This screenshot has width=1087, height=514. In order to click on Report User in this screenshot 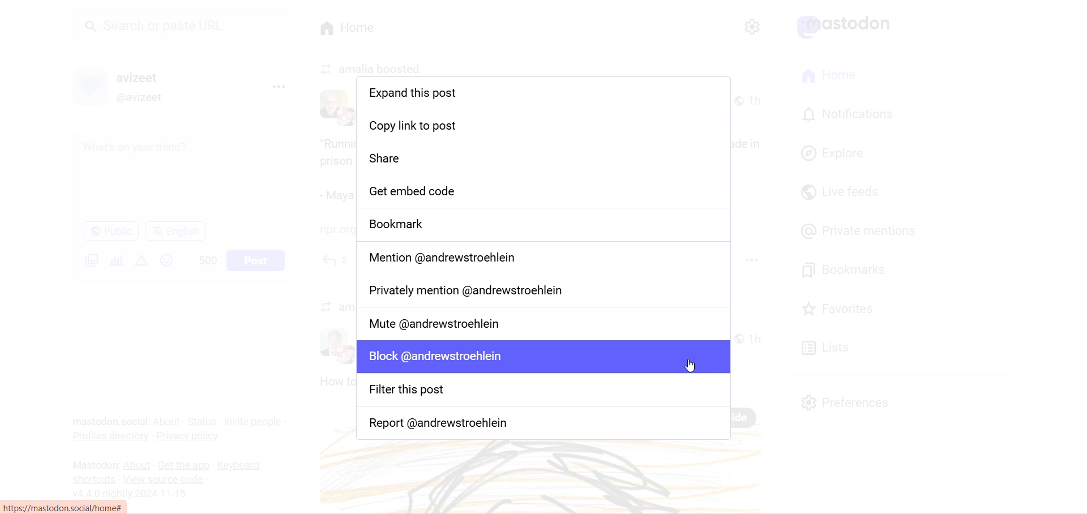, I will do `click(541, 421)`.